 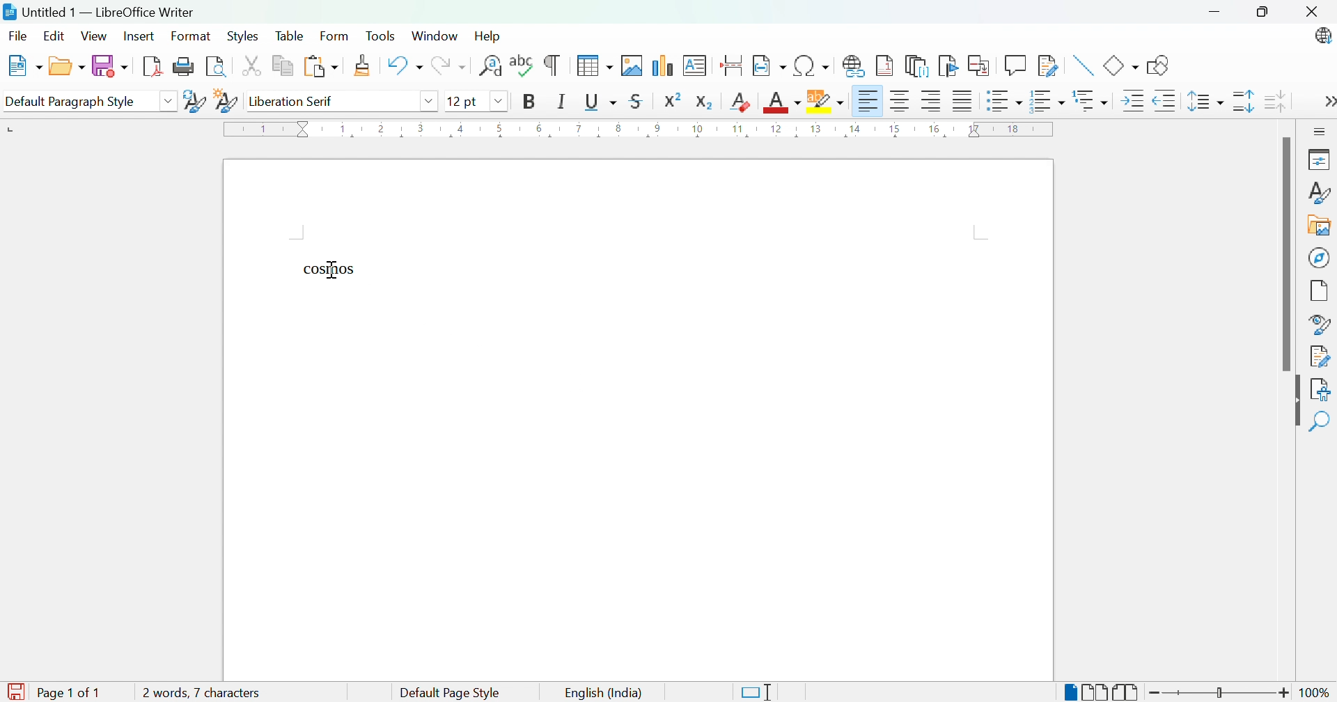 I want to click on Find, so click(x=1322, y=421).